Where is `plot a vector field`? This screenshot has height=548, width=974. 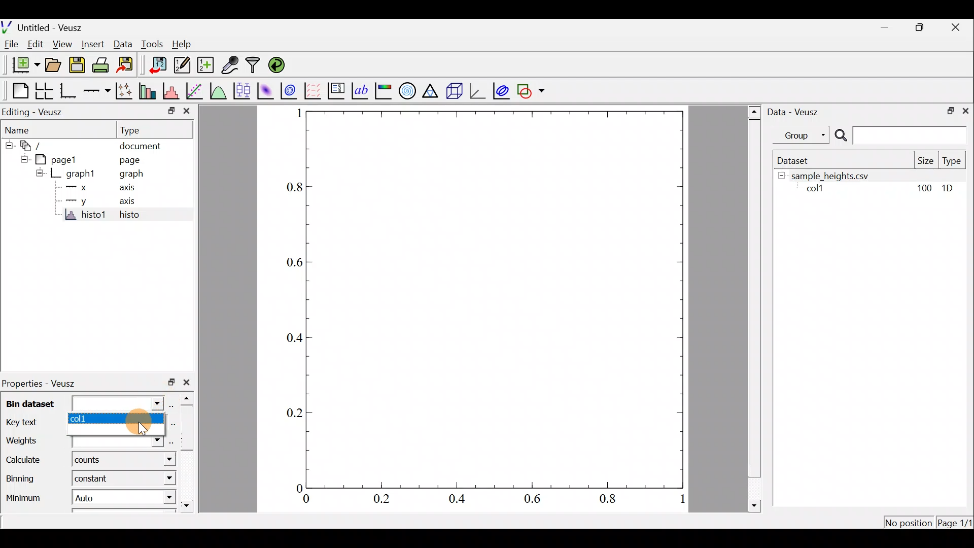 plot a vector field is located at coordinates (314, 91).